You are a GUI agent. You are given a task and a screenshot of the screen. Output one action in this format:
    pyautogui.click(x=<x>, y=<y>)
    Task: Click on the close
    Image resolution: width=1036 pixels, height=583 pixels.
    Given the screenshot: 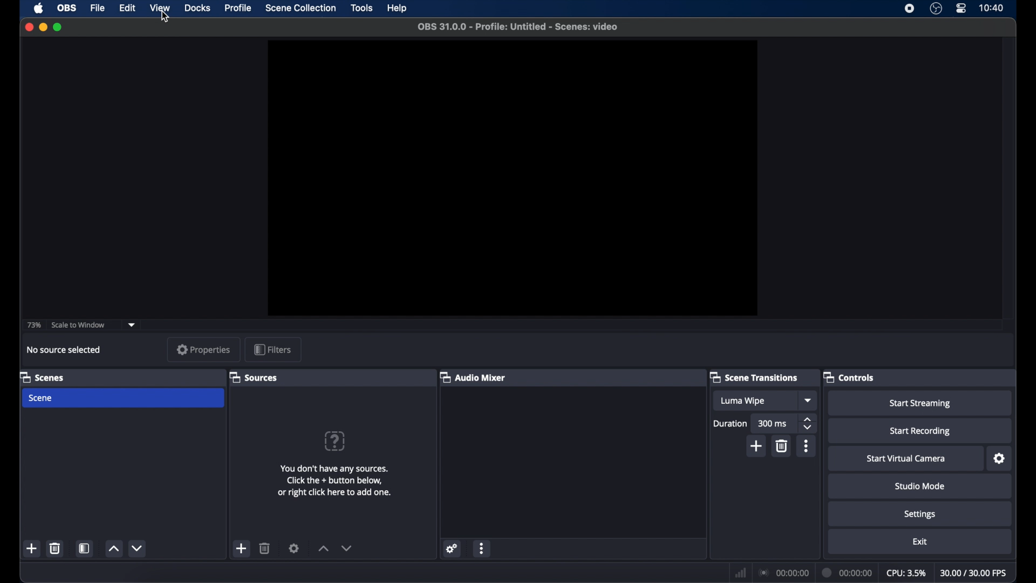 What is the action you would take?
    pyautogui.click(x=29, y=27)
    